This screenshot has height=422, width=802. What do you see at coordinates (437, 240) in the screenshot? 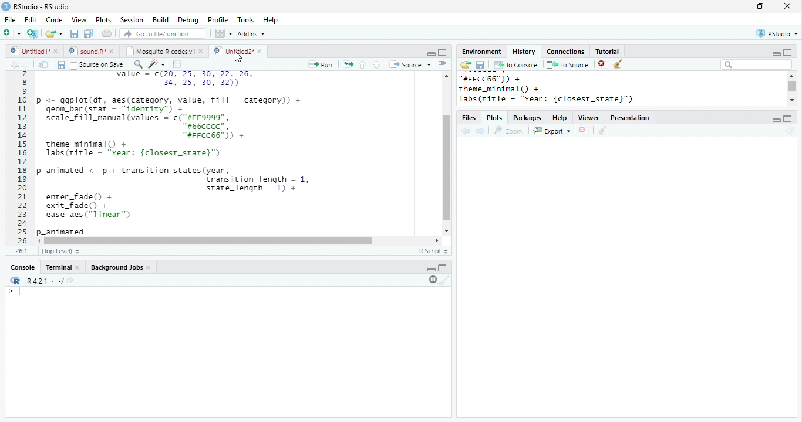
I see `scroll left` at bounding box center [437, 240].